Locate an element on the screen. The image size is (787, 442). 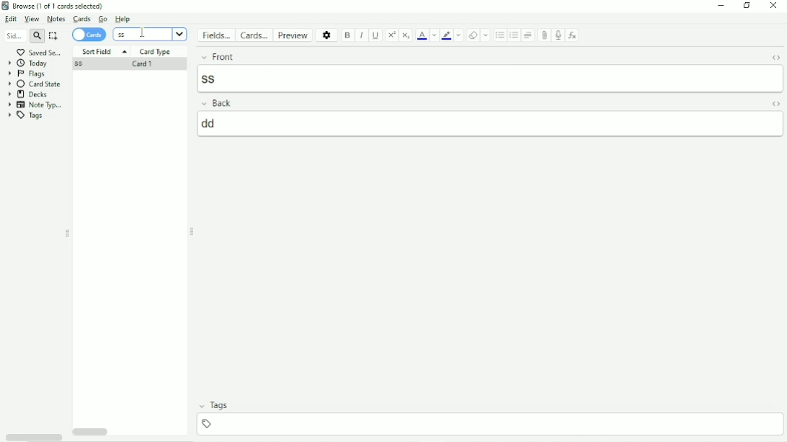
Tags is located at coordinates (489, 406).